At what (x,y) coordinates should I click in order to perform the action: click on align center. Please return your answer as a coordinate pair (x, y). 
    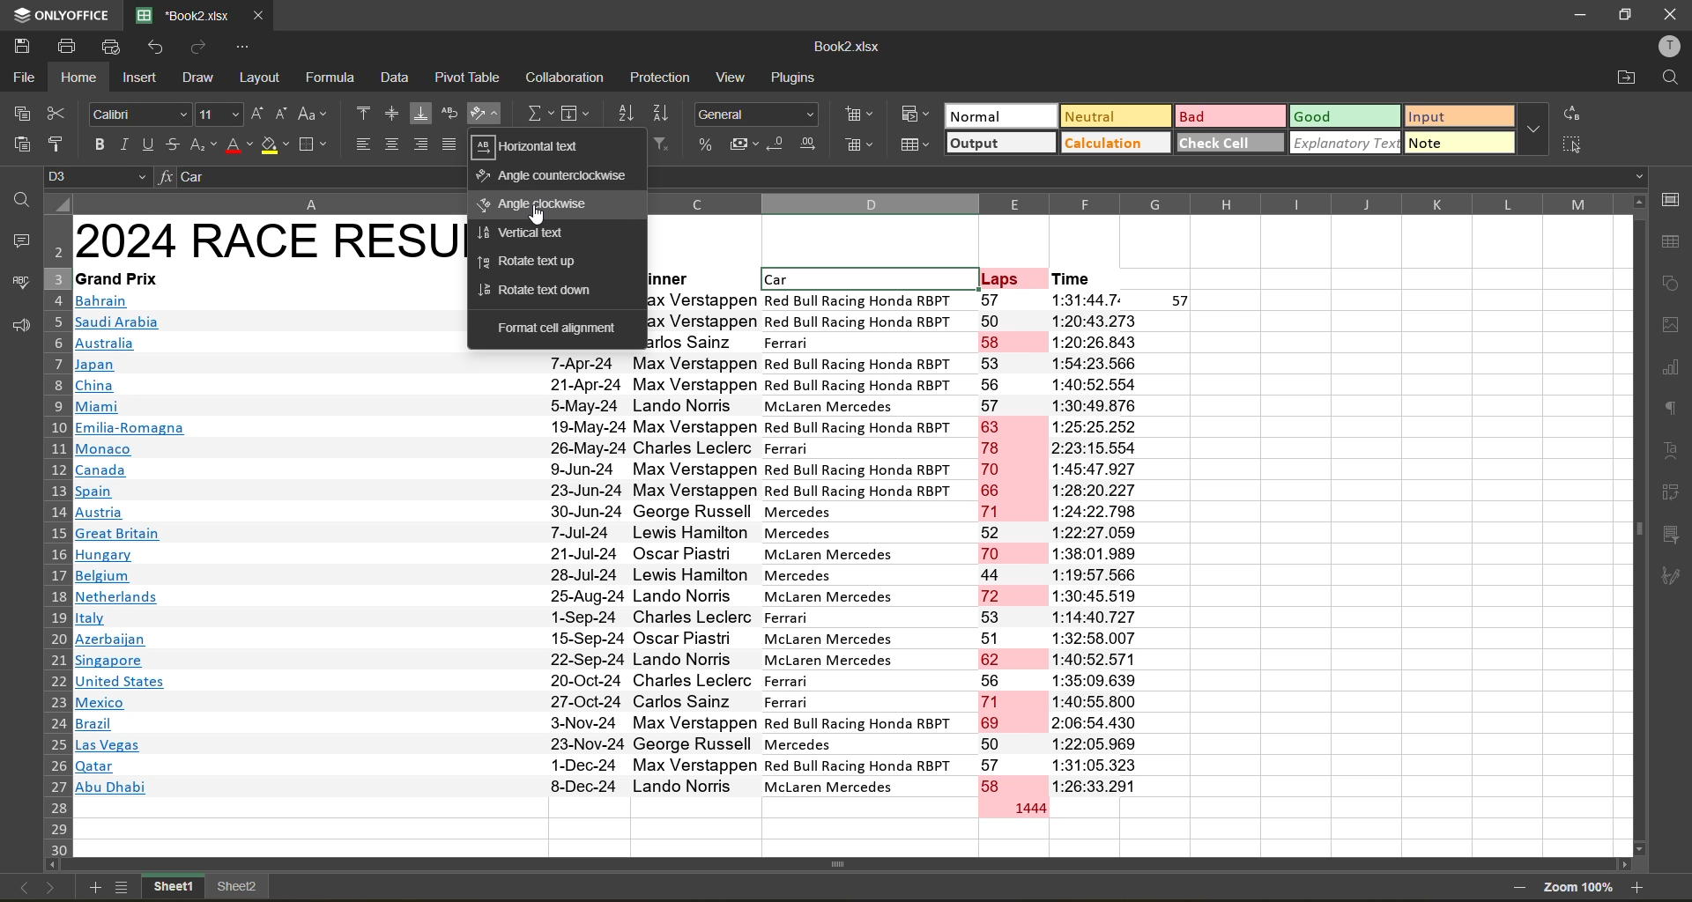
    Looking at the image, I should click on (392, 144).